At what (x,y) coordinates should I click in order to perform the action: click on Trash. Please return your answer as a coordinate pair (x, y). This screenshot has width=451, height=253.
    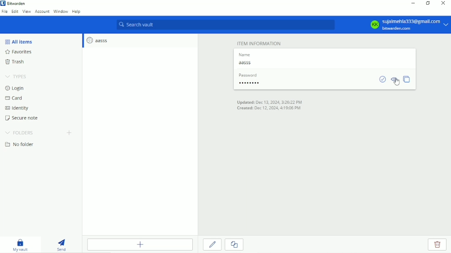
    Looking at the image, I should click on (16, 62).